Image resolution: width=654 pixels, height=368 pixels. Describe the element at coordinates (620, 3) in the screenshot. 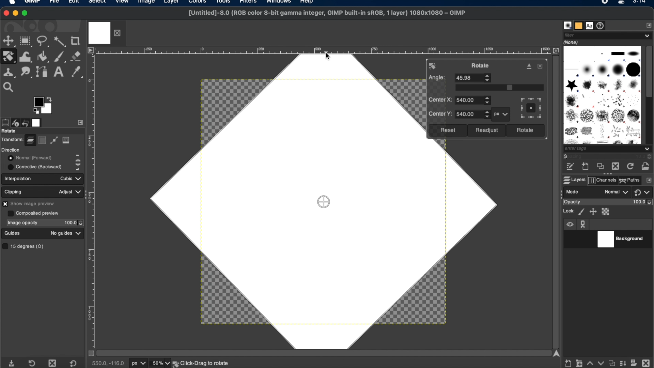

I see `Mac control center` at that location.